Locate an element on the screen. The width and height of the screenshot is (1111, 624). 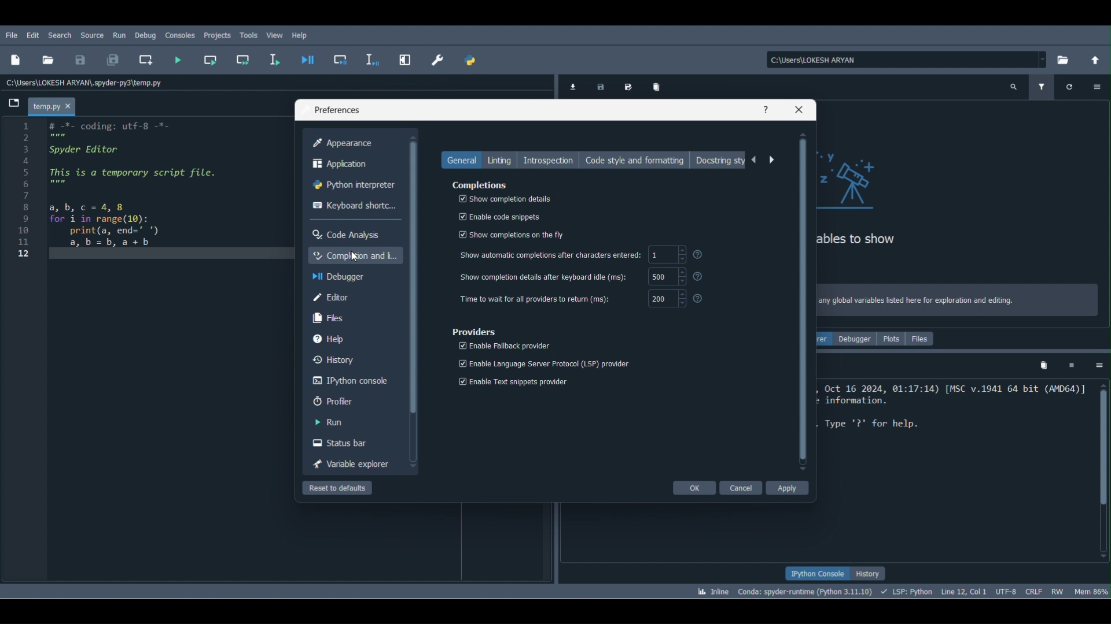
Providers is located at coordinates (472, 331).